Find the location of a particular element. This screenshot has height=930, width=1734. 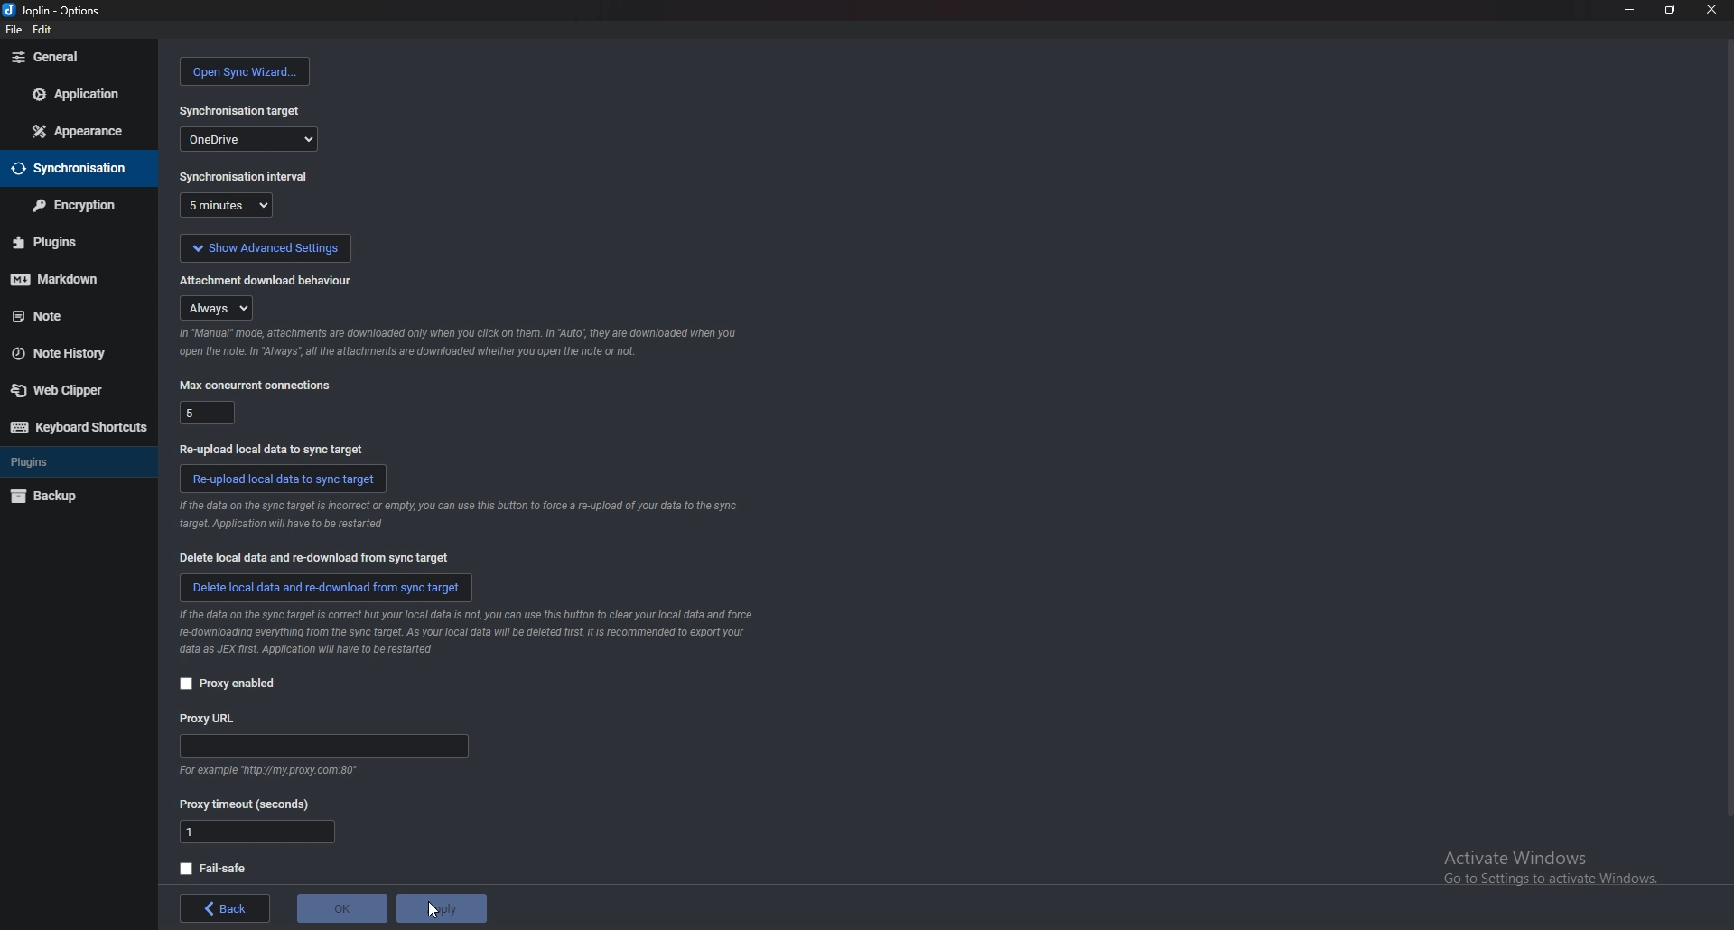

plugins is located at coordinates (66, 462).